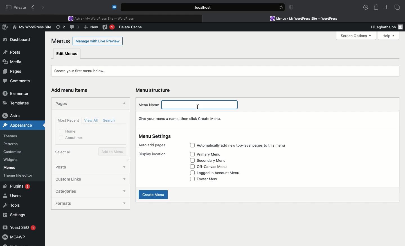 This screenshot has width=405, height=246. What do you see at coordinates (60, 28) in the screenshot?
I see `Revision (2)` at bounding box center [60, 28].